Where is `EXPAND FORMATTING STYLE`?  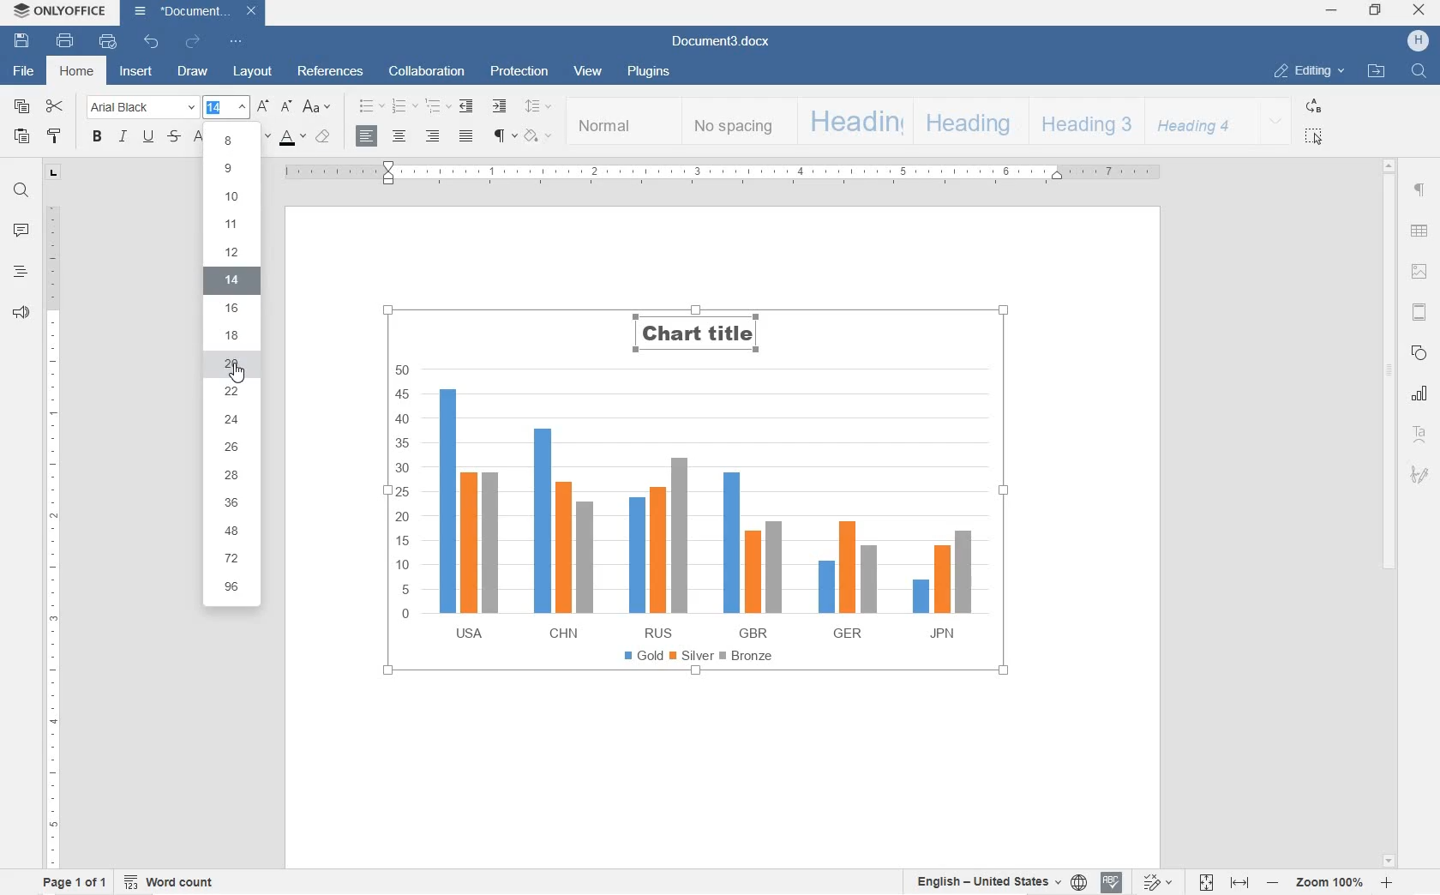
EXPAND FORMATTING STYLE is located at coordinates (1275, 122).